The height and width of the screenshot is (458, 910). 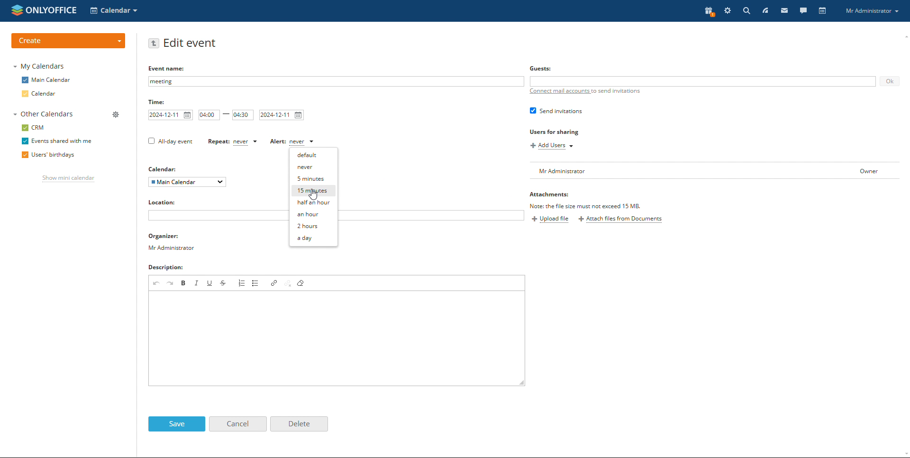 What do you see at coordinates (314, 238) in the screenshot?
I see `a day` at bounding box center [314, 238].